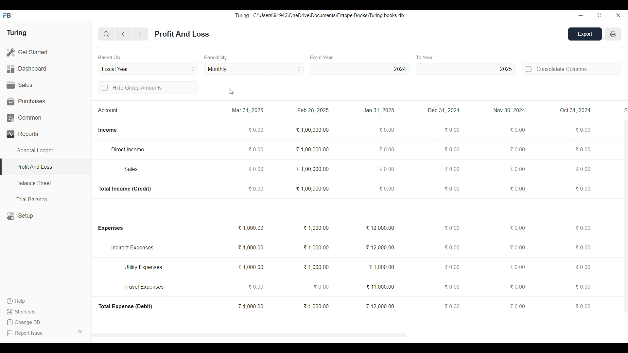 The image size is (628, 353). What do you see at coordinates (251, 228) in the screenshot?
I see `1,000.00` at bounding box center [251, 228].